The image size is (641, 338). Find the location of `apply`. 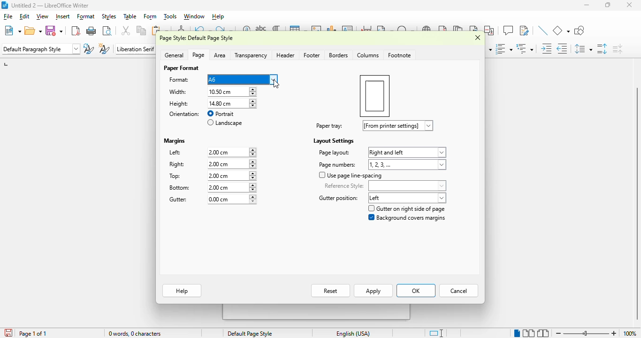

apply is located at coordinates (373, 291).